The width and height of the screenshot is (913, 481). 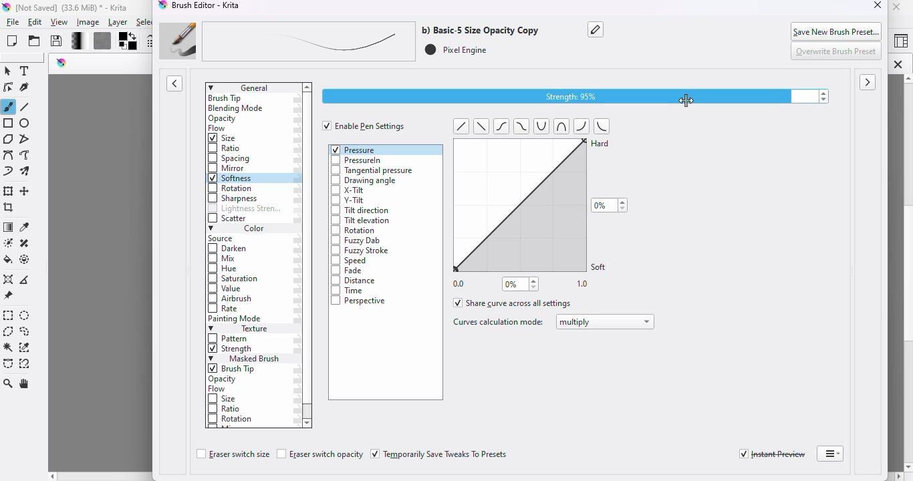 What do you see at coordinates (25, 363) in the screenshot?
I see `magnetic curve selection tool` at bounding box center [25, 363].